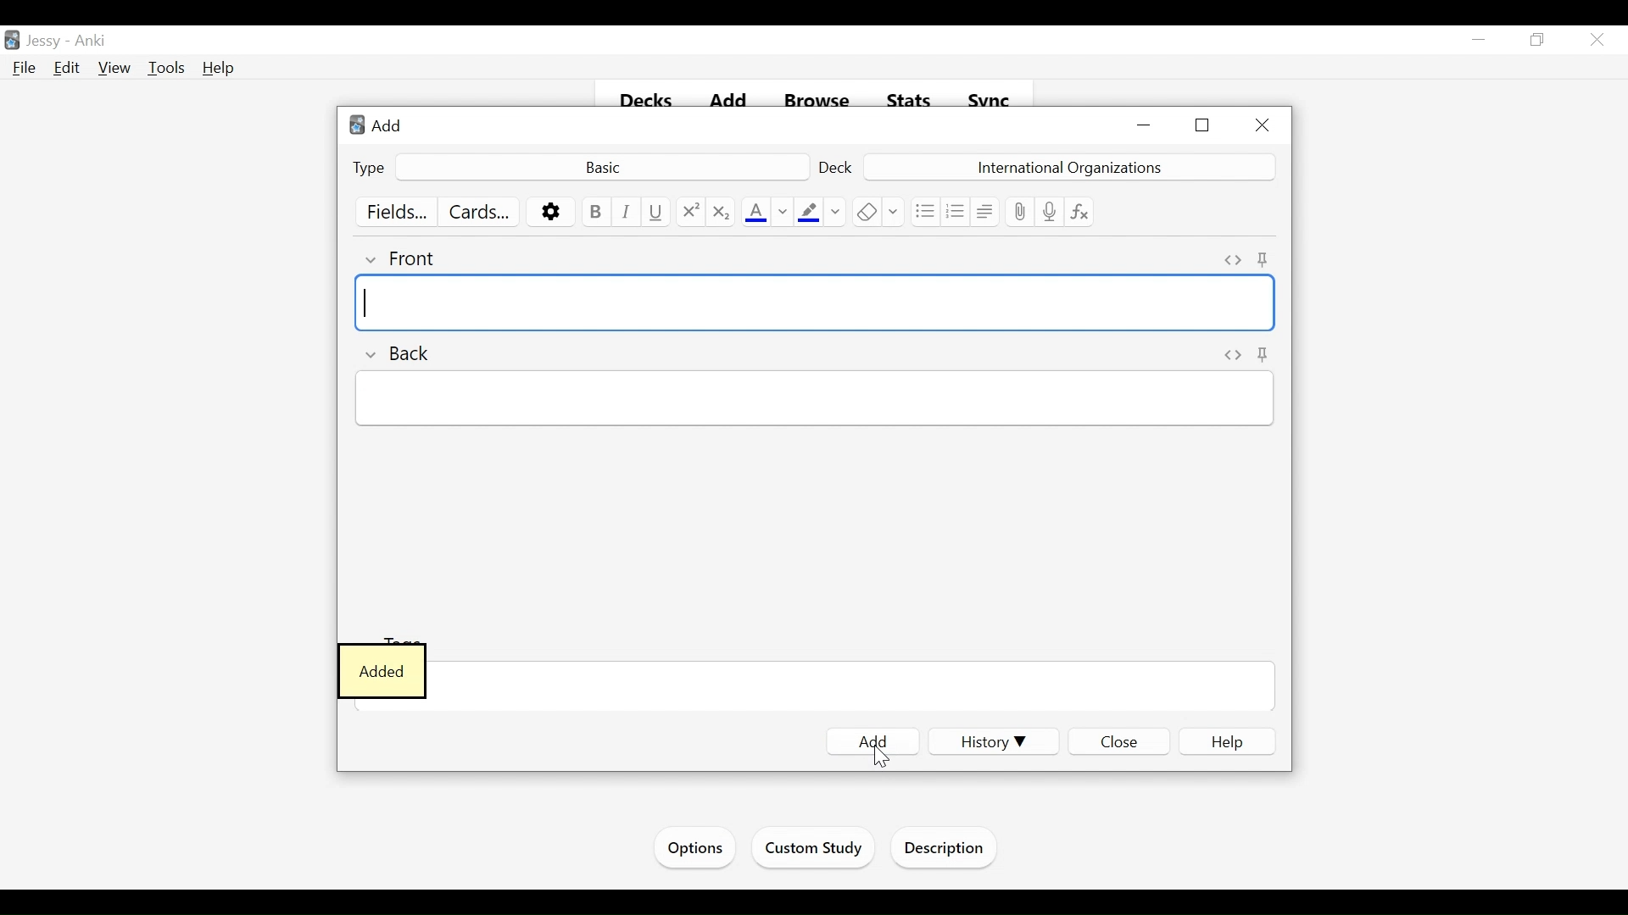 The width and height of the screenshot is (1628, 915). I want to click on Tags Field, so click(854, 687).